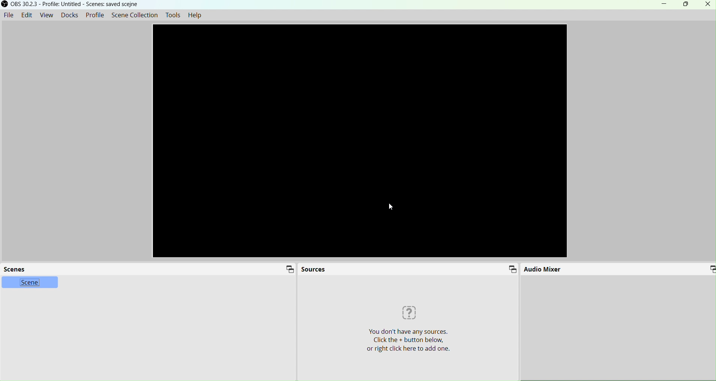 The image size is (716, 381). What do you see at coordinates (46, 15) in the screenshot?
I see `View` at bounding box center [46, 15].